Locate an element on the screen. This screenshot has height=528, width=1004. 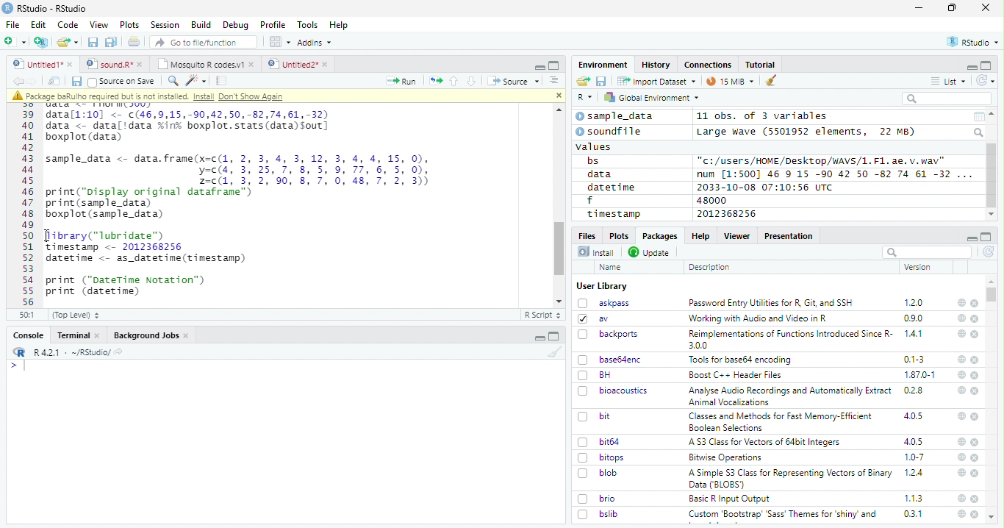
1.87.0-1 is located at coordinates (919, 375).